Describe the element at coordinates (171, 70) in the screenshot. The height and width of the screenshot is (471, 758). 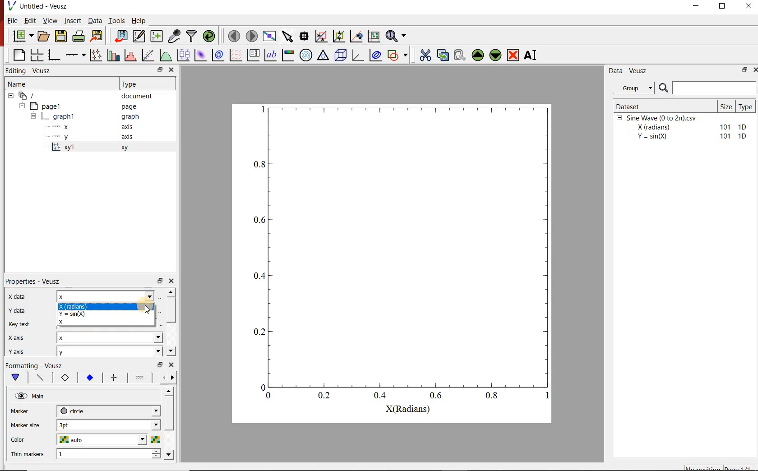
I see `Close` at that location.